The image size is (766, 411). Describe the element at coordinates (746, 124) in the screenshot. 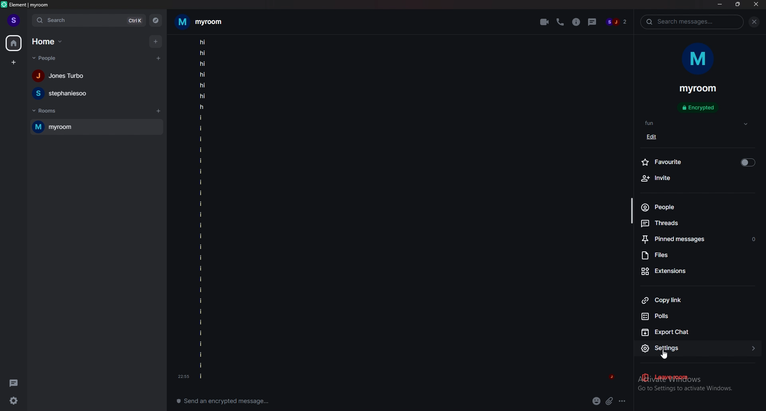

I see `show` at that location.